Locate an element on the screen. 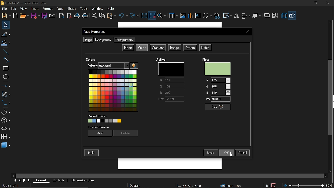 This screenshot has height=188, width=334. Select is located at coordinates (6, 25).